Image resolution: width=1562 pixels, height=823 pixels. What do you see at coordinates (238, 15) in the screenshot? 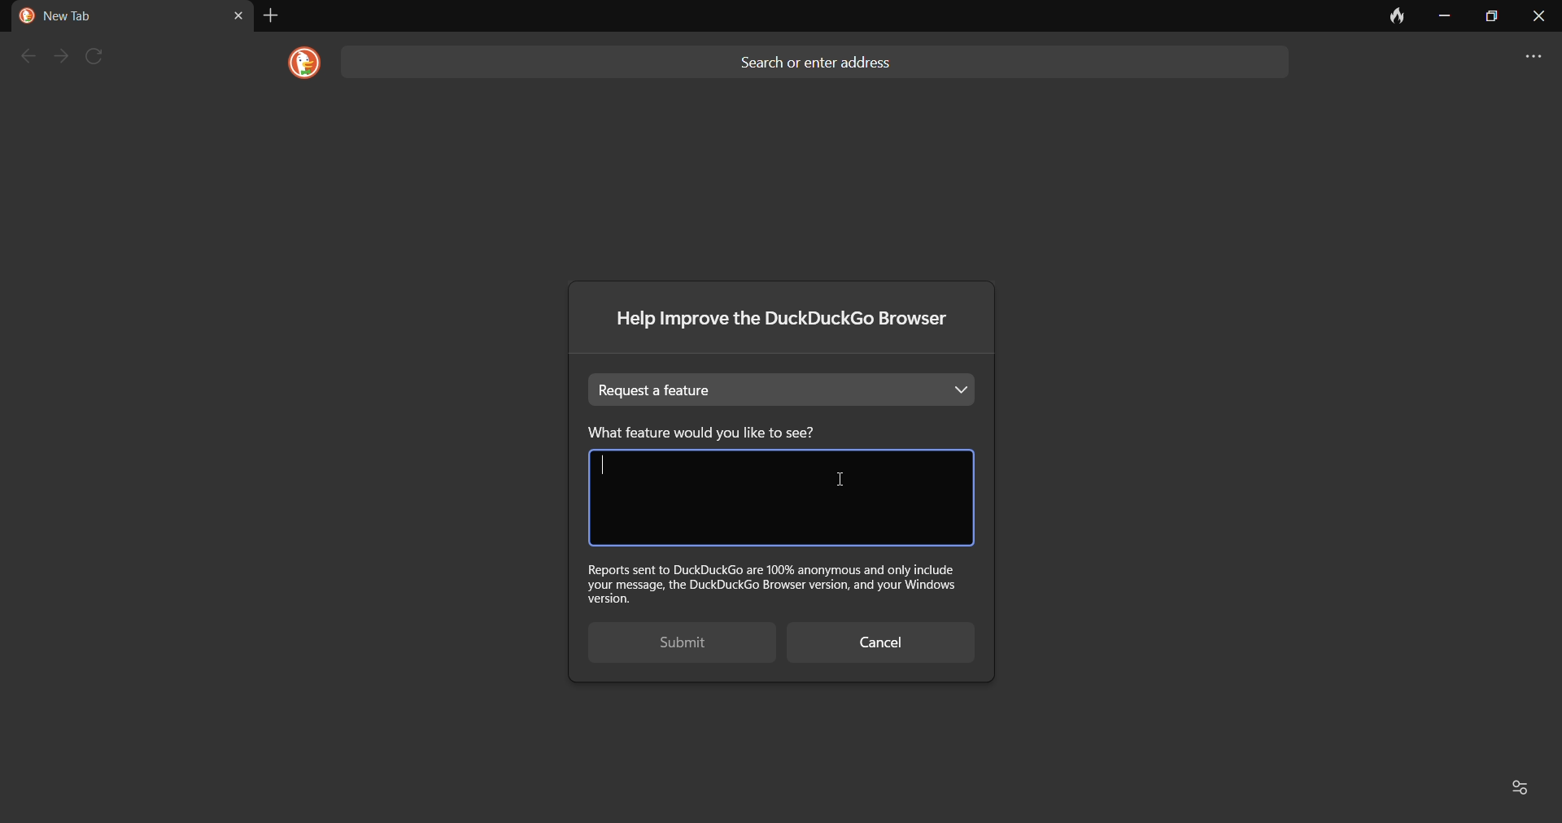
I see `close tab` at bounding box center [238, 15].